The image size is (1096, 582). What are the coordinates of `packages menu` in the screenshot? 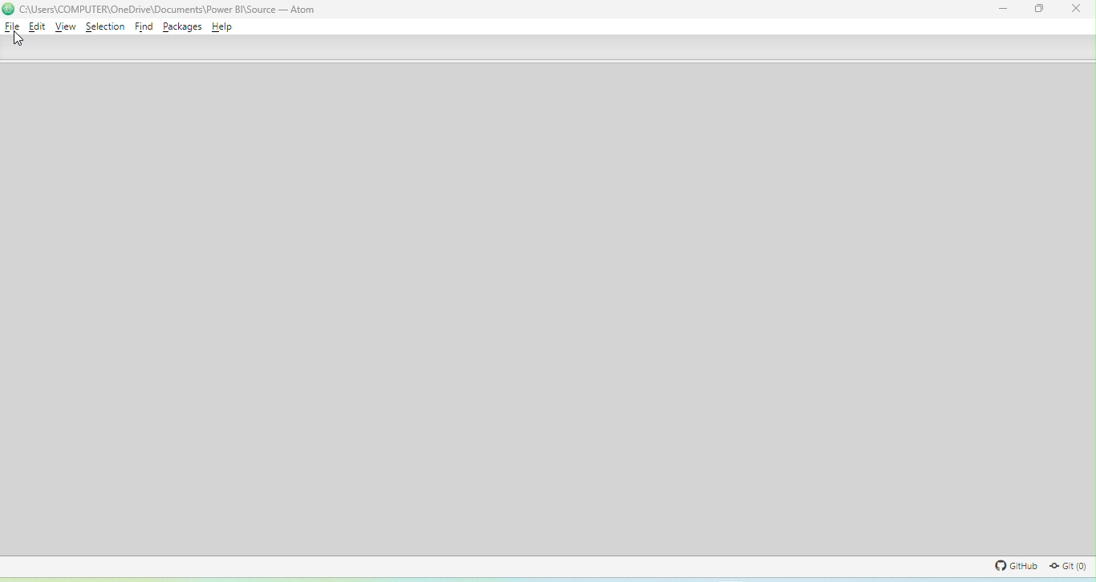 It's located at (182, 26).